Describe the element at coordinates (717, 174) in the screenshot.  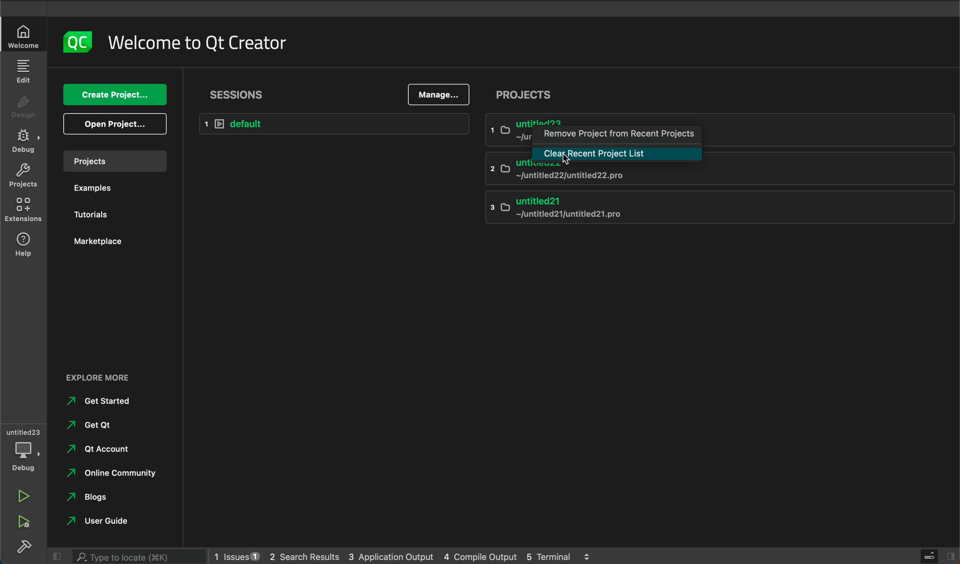
I see `untitled` at that location.